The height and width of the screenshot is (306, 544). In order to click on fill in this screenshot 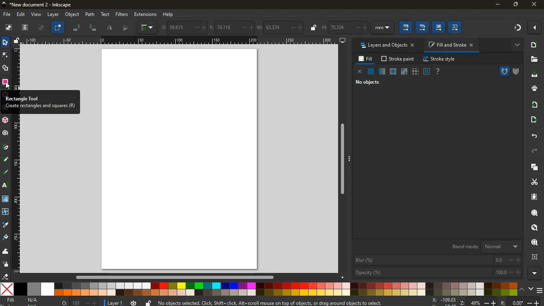, I will do `click(366, 60)`.